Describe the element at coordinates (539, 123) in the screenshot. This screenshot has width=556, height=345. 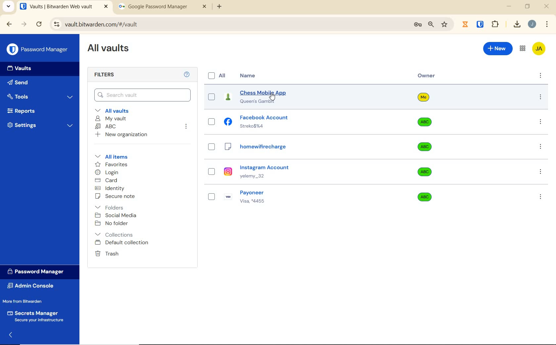
I see `more options` at that location.